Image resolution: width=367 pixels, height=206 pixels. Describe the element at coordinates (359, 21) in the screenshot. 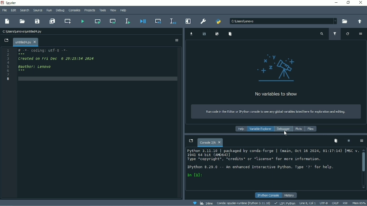

I see `Change to parent directory` at that location.